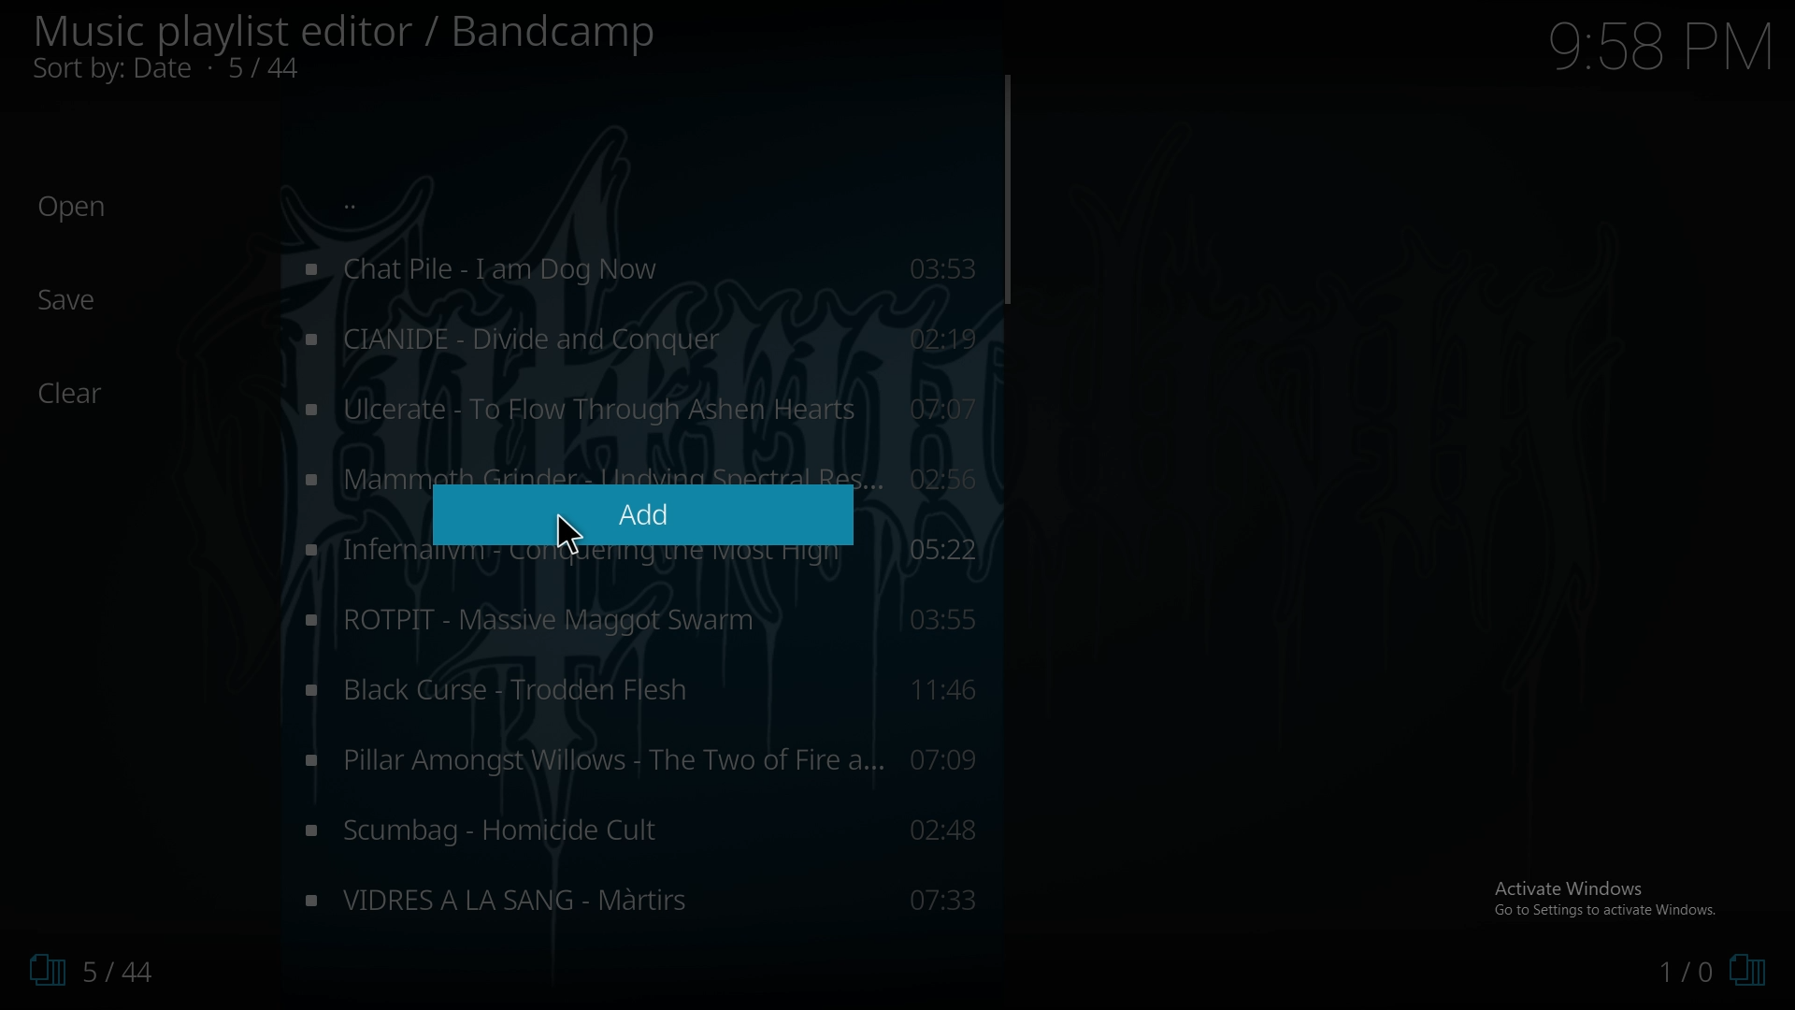 This screenshot has width=1795, height=1010. I want to click on Save, so click(70, 300).